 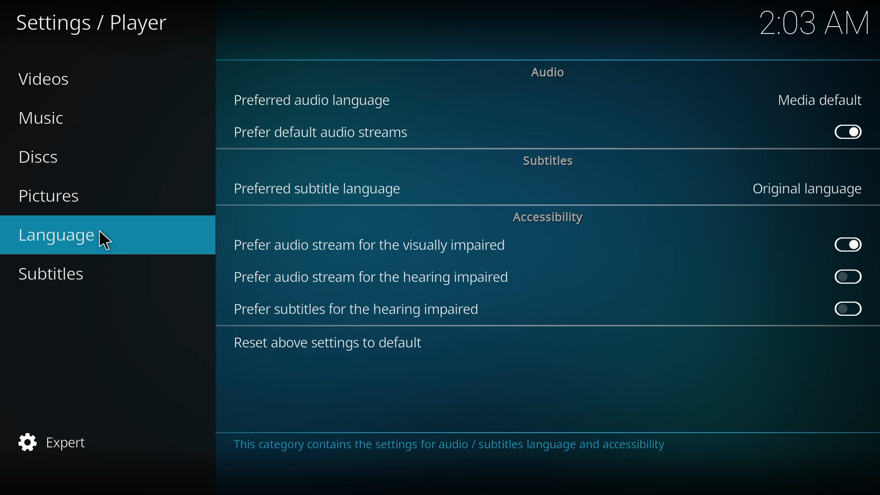 I want to click on pictures, so click(x=53, y=195).